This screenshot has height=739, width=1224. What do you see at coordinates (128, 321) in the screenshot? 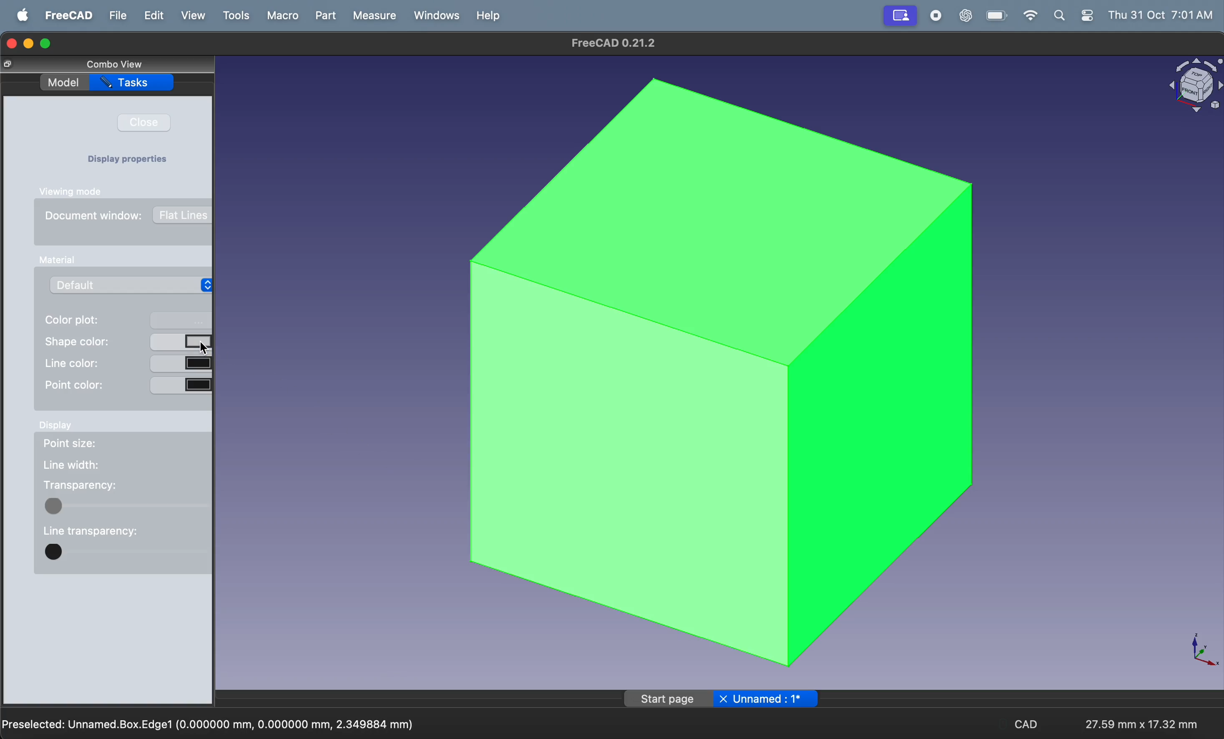
I see `color plot` at bounding box center [128, 321].